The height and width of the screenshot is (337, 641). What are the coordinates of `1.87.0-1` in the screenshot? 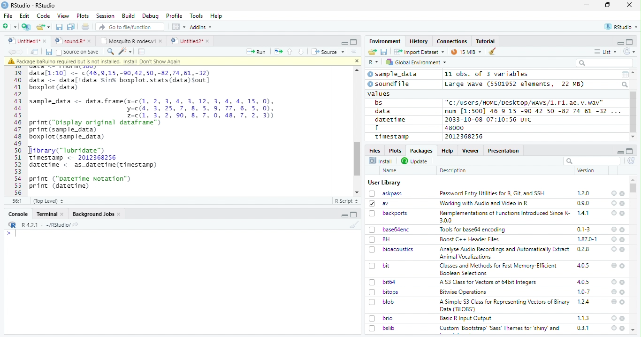 It's located at (587, 239).